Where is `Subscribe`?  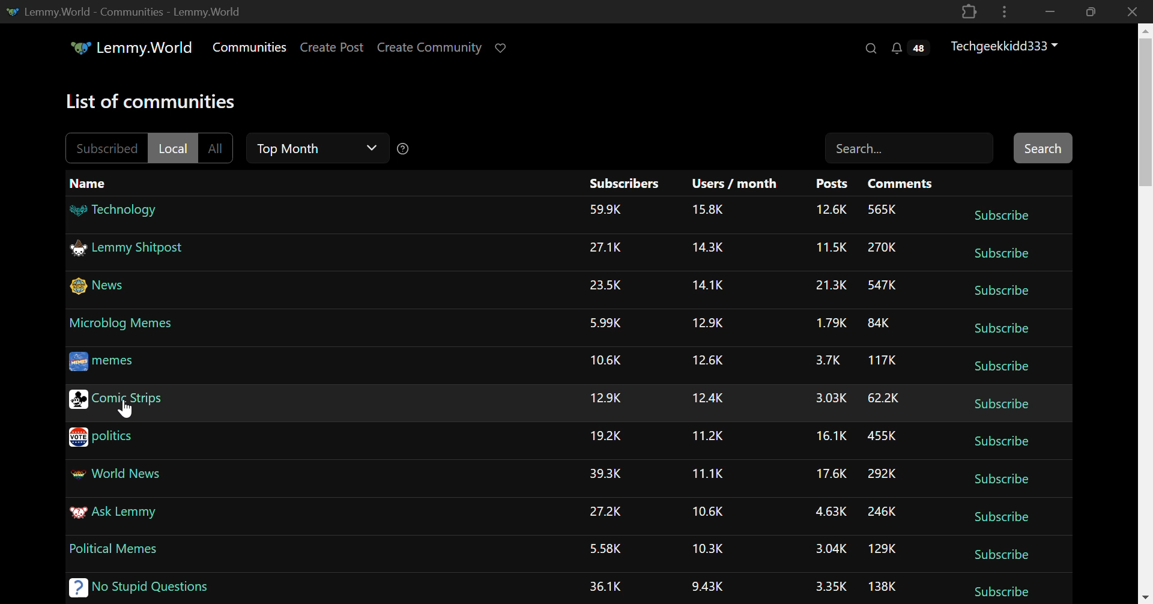
Subscribe is located at coordinates (1000, 253).